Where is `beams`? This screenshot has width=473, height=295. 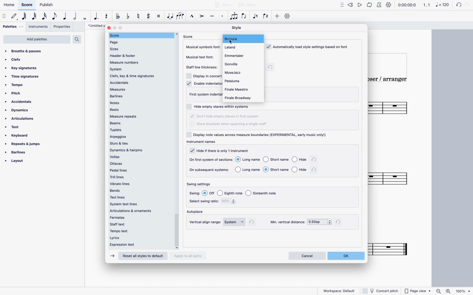
beams is located at coordinates (140, 123).